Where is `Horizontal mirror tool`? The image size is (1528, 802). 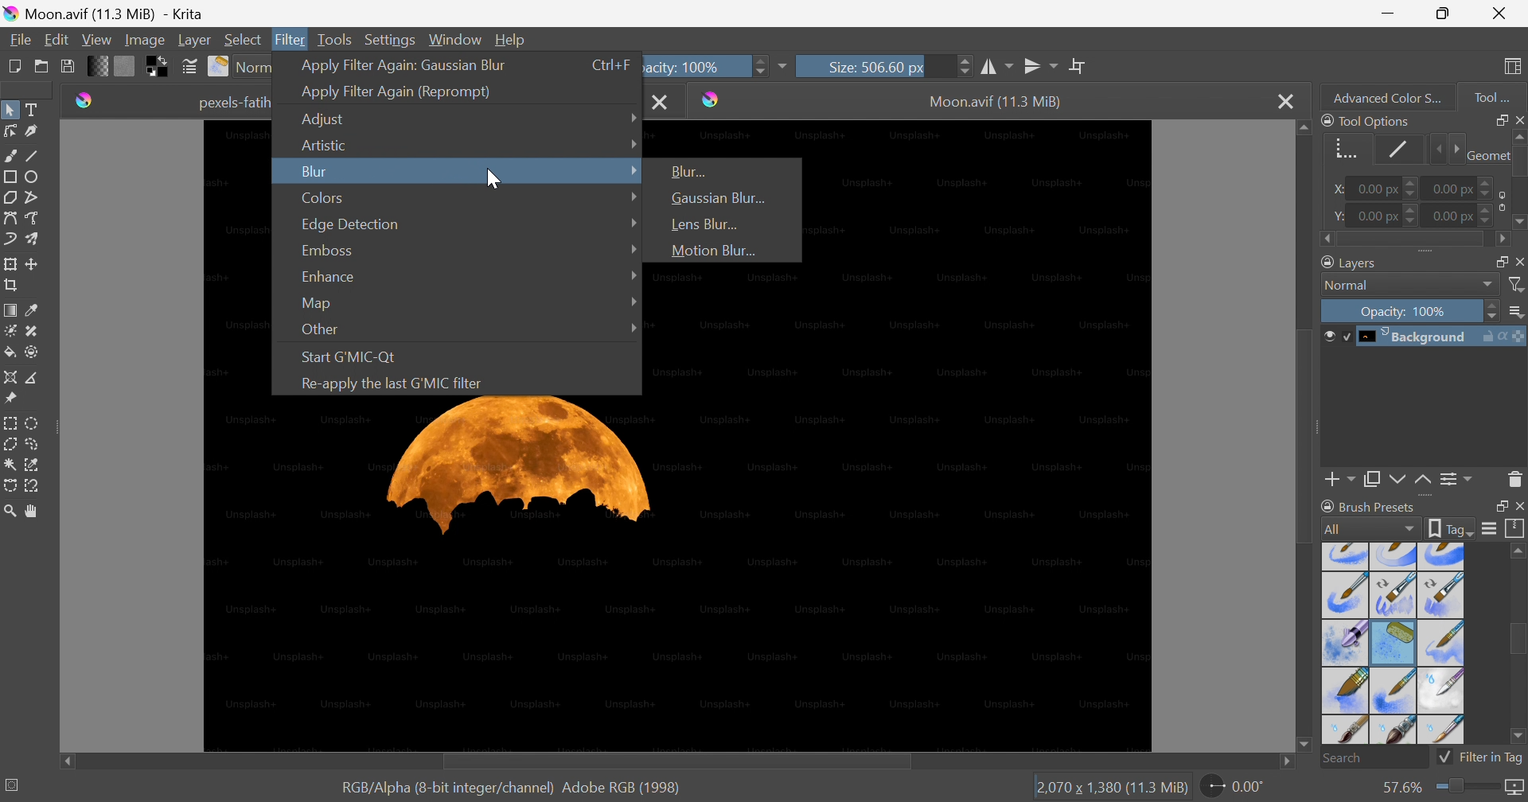
Horizontal mirror tool is located at coordinates (996, 67).